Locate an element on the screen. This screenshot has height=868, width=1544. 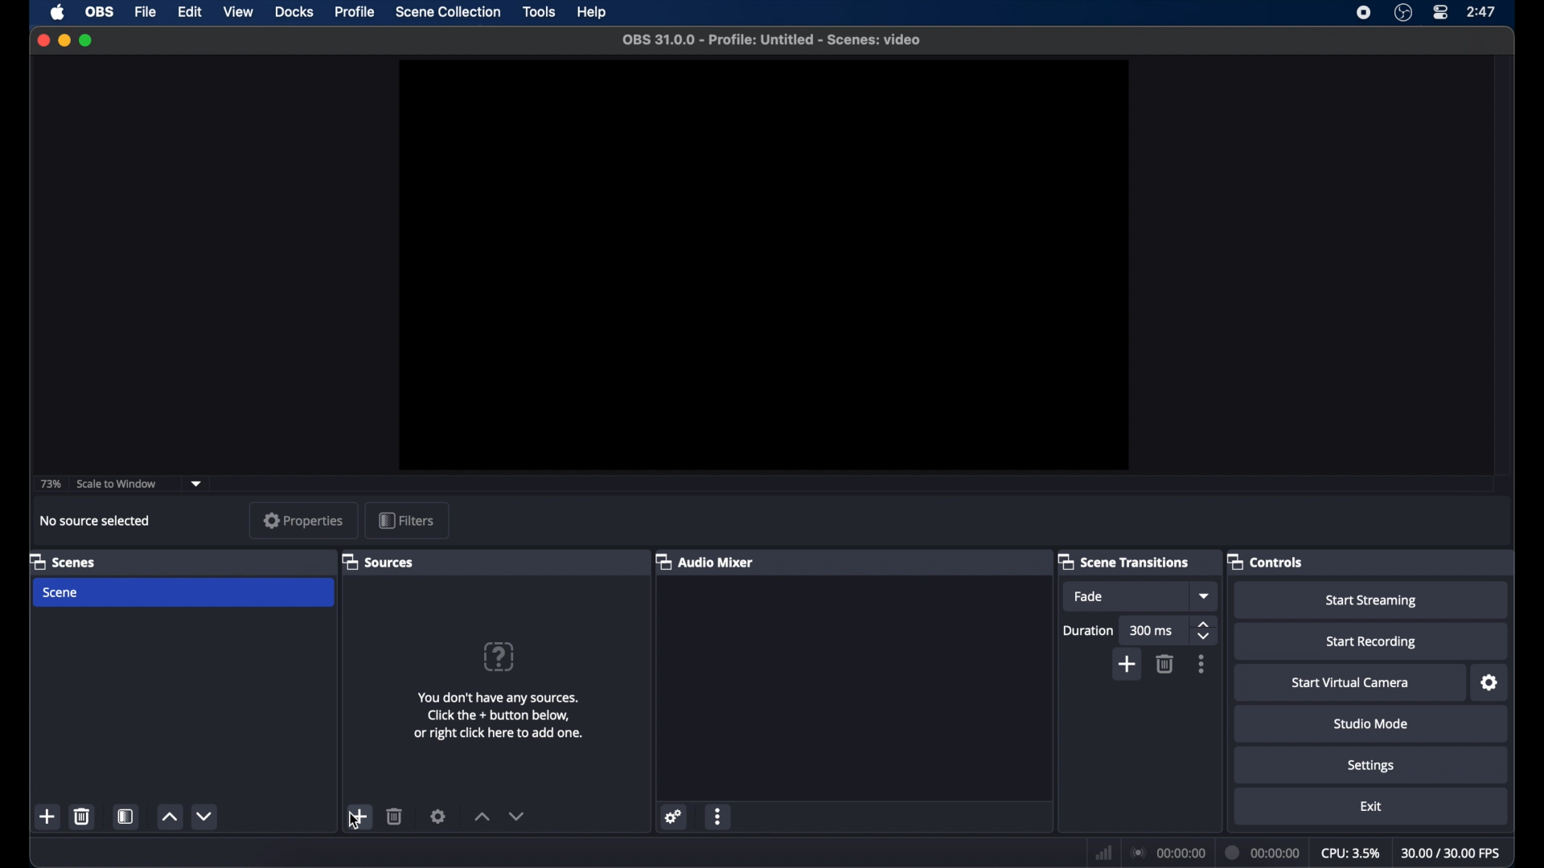
scale to window is located at coordinates (117, 485).